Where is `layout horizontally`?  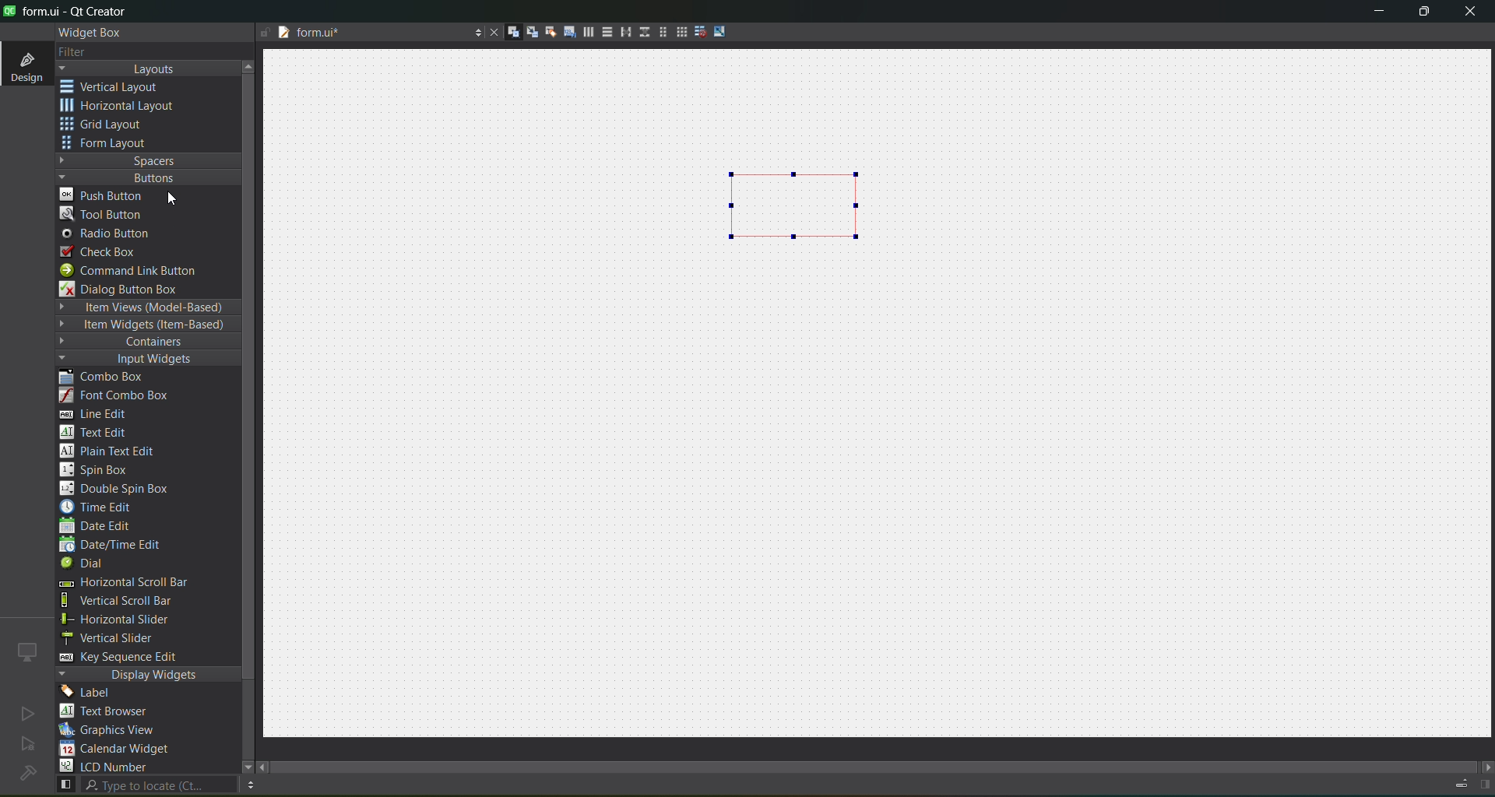
layout horizontally is located at coordinates (583, 34).